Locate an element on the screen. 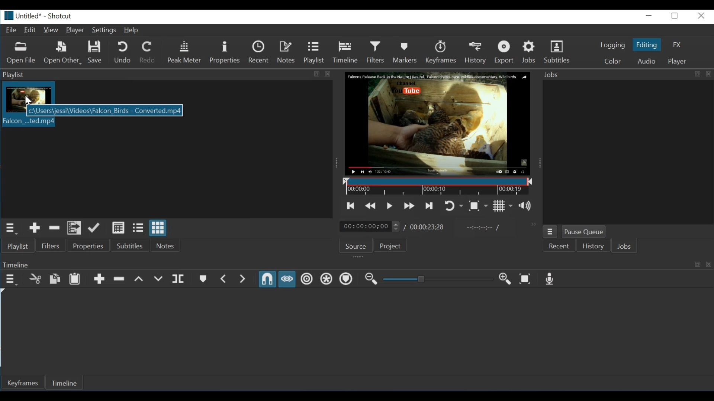  Restore is located at coordinates (675, 16).